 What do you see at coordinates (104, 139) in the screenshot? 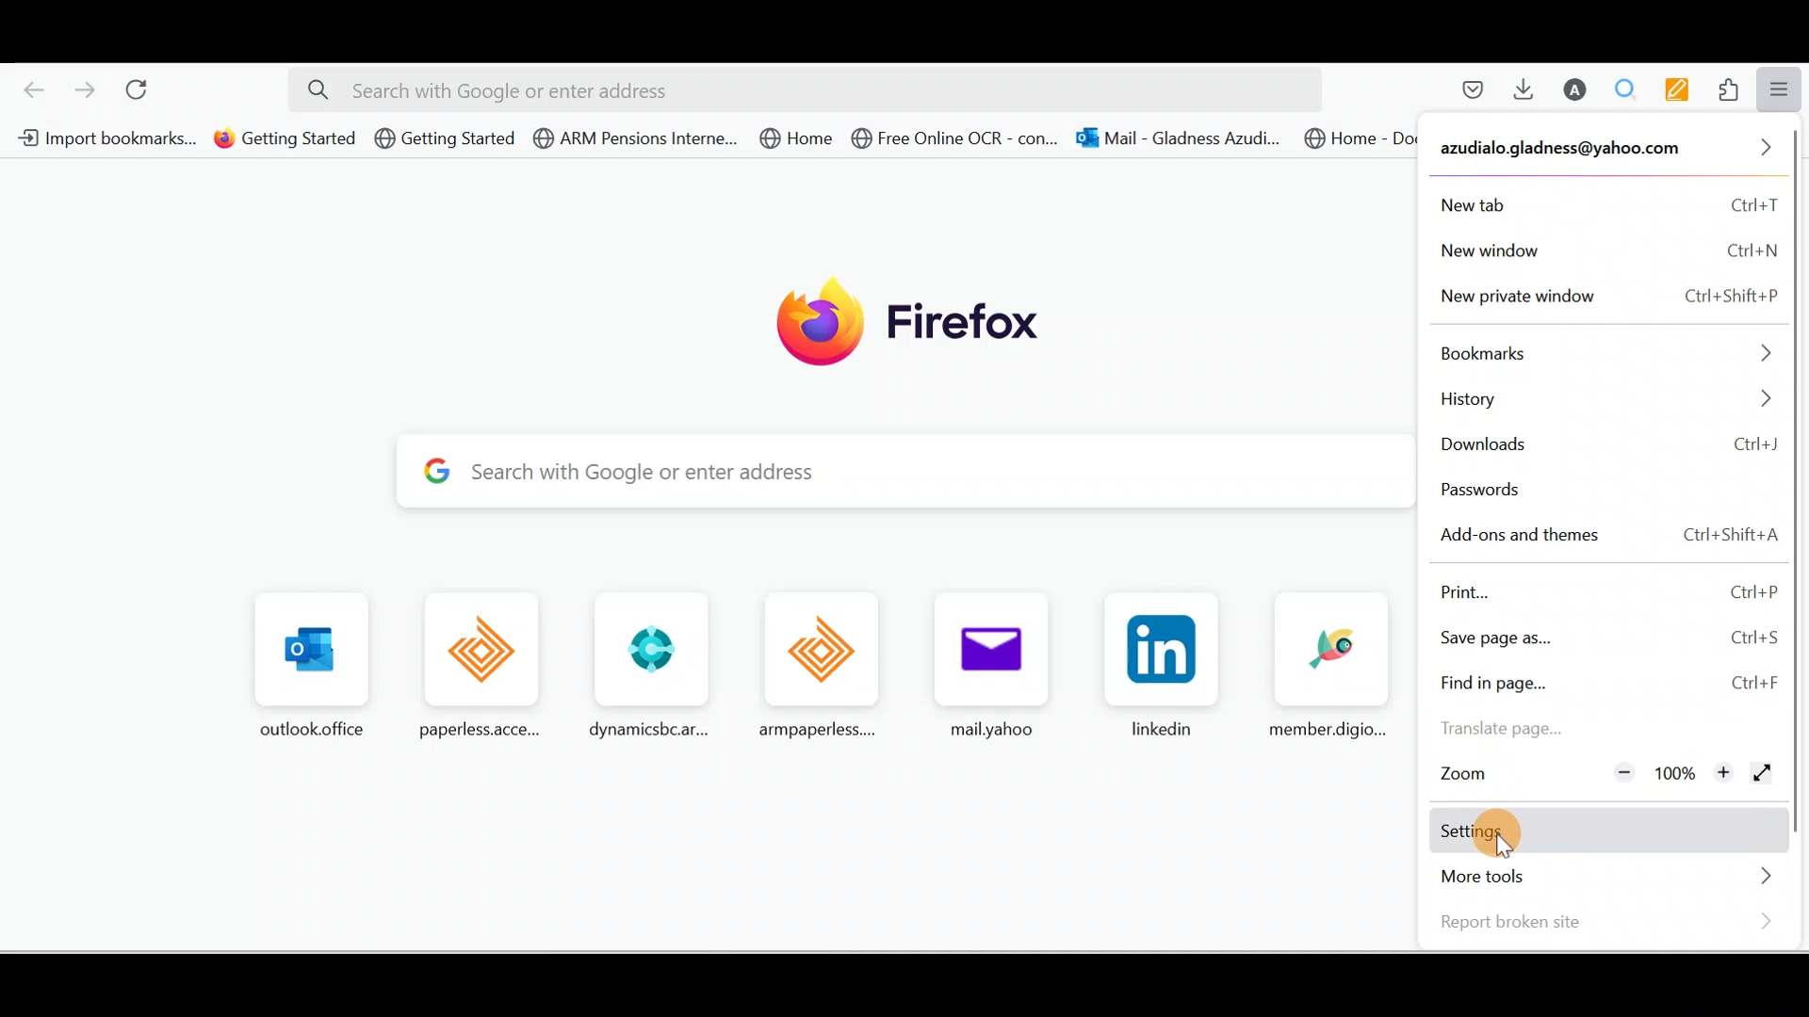
I see `Bookmark 1` at bounding box center [104, 139].